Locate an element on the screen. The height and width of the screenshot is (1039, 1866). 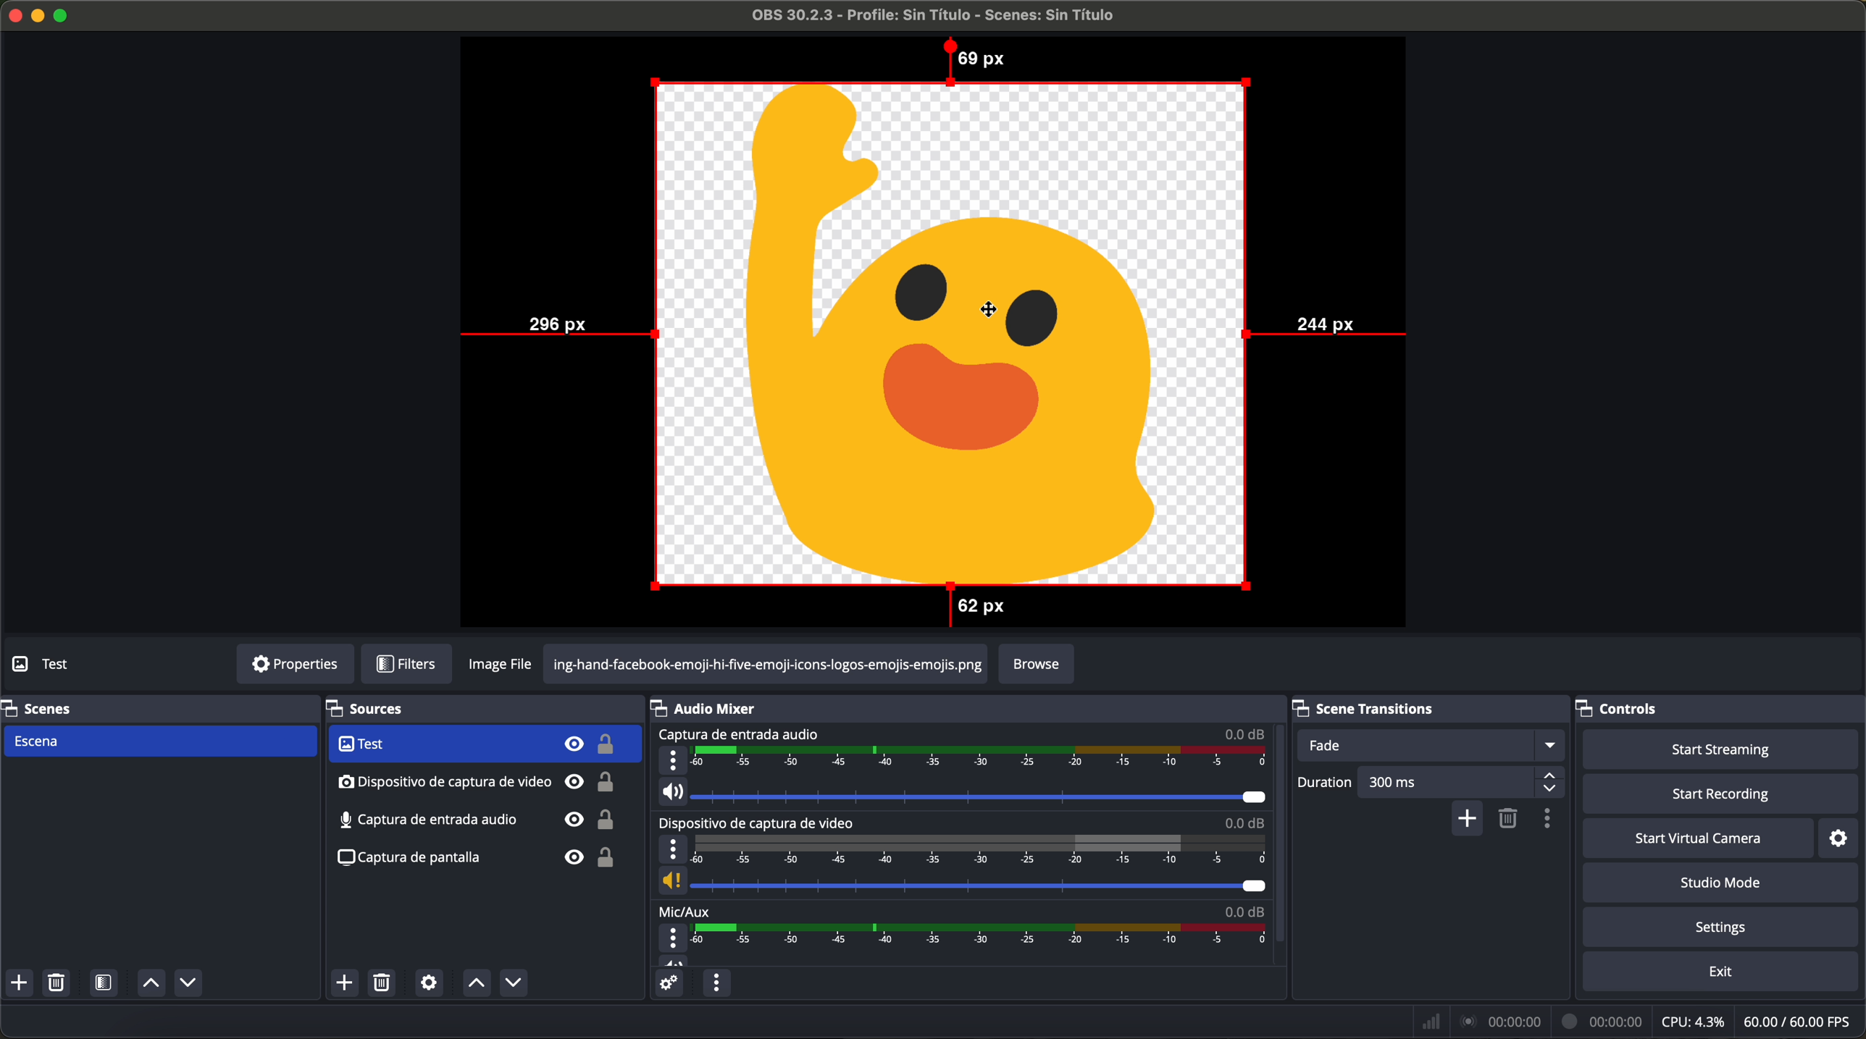
png url is located at coordinates (766, 663).